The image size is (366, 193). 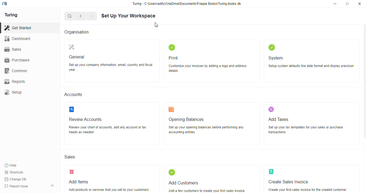 I want to click on Add Taxes Set up your tax templates for your sales or purchase transactions, so click(x=312, y=124).